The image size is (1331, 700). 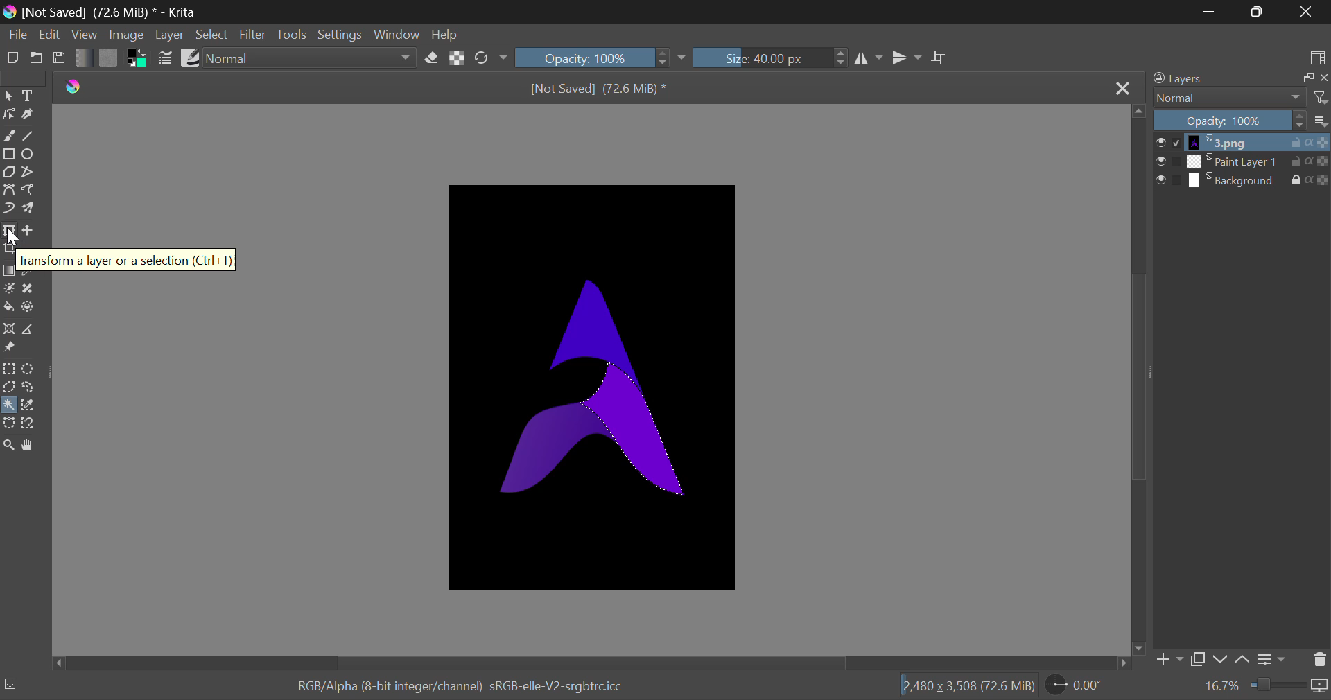 What do you see at coordinates (1319, 100) in the screenshot?
I see `filter` at bounding box center [1319, 100].